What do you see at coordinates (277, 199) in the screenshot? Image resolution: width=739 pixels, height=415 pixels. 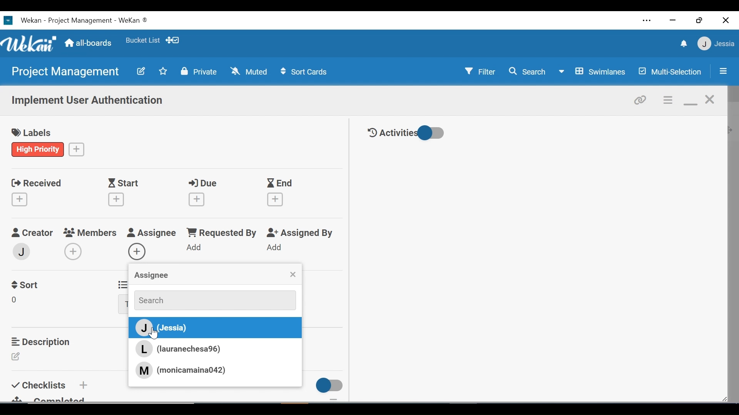 I see `createEnd Date` at bounding box center [277, 199].